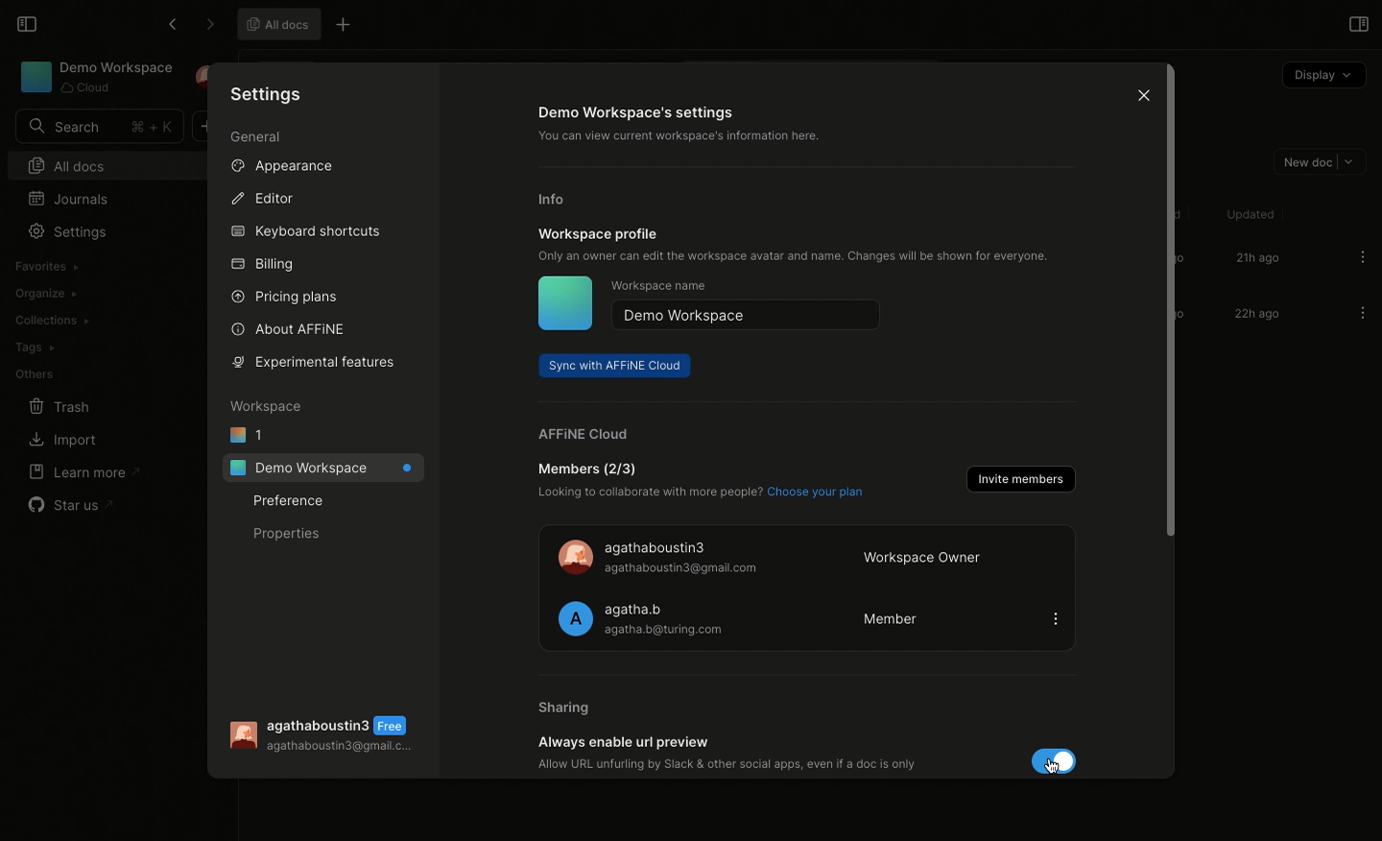 This screenshot has width=1382, height=841. I want to click on Workspace profile, so click(794, 246).